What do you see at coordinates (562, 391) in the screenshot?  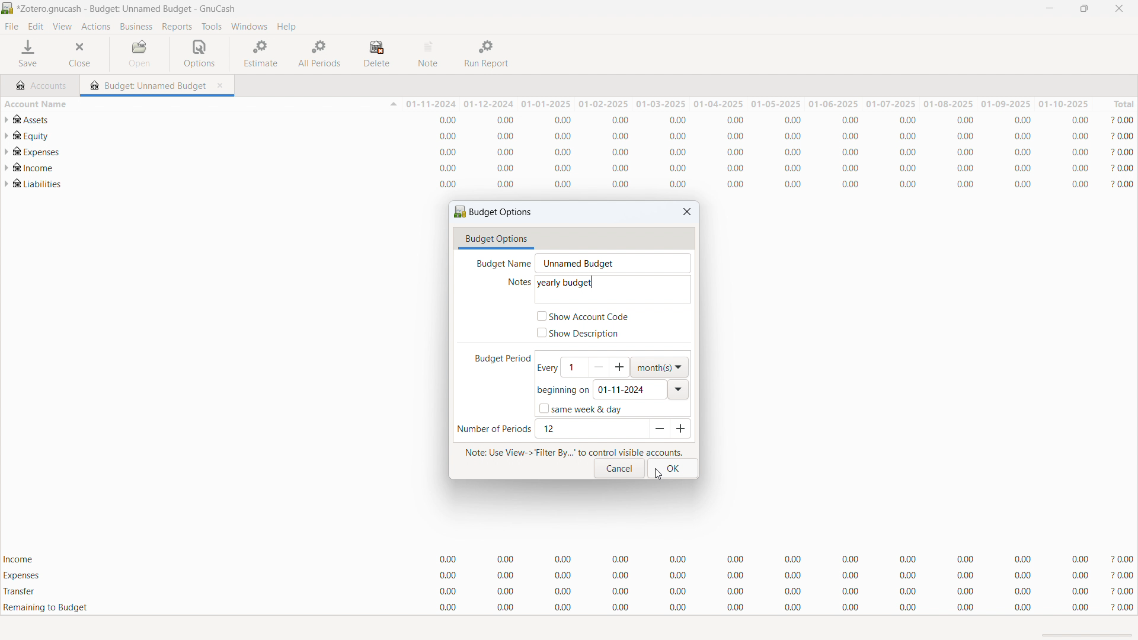 I see `beginning on` at bounding box center [562, 391].